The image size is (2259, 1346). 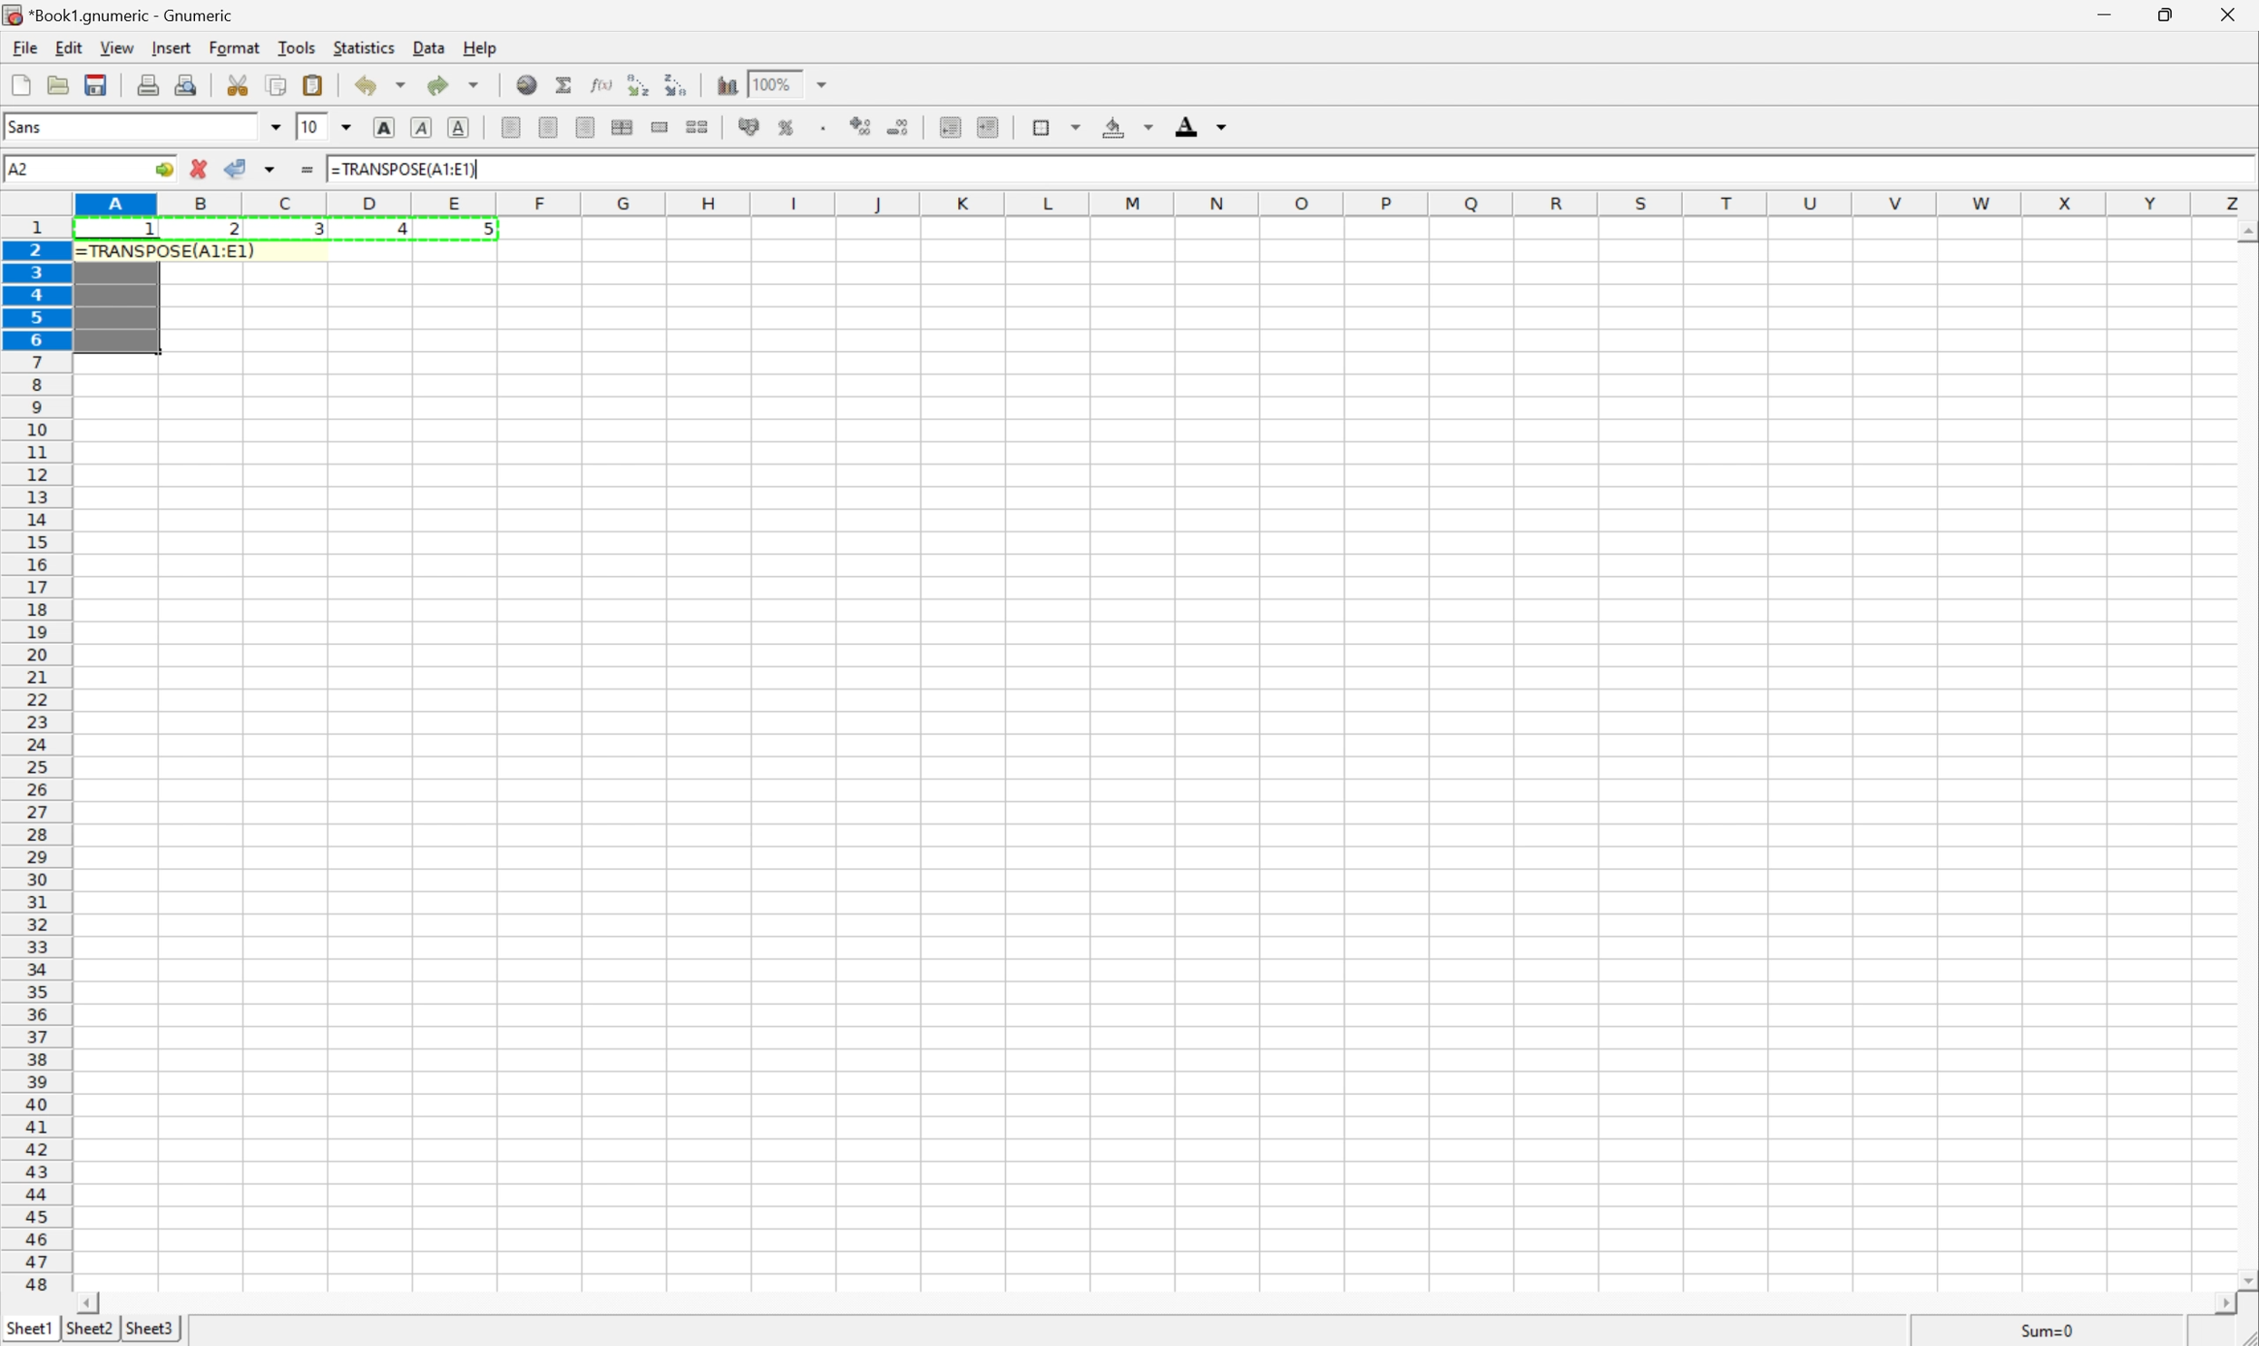 What do you see at coordinates (551, 125) in the screenshot?
I see `center horizontally` at bounding box center [551, 125].